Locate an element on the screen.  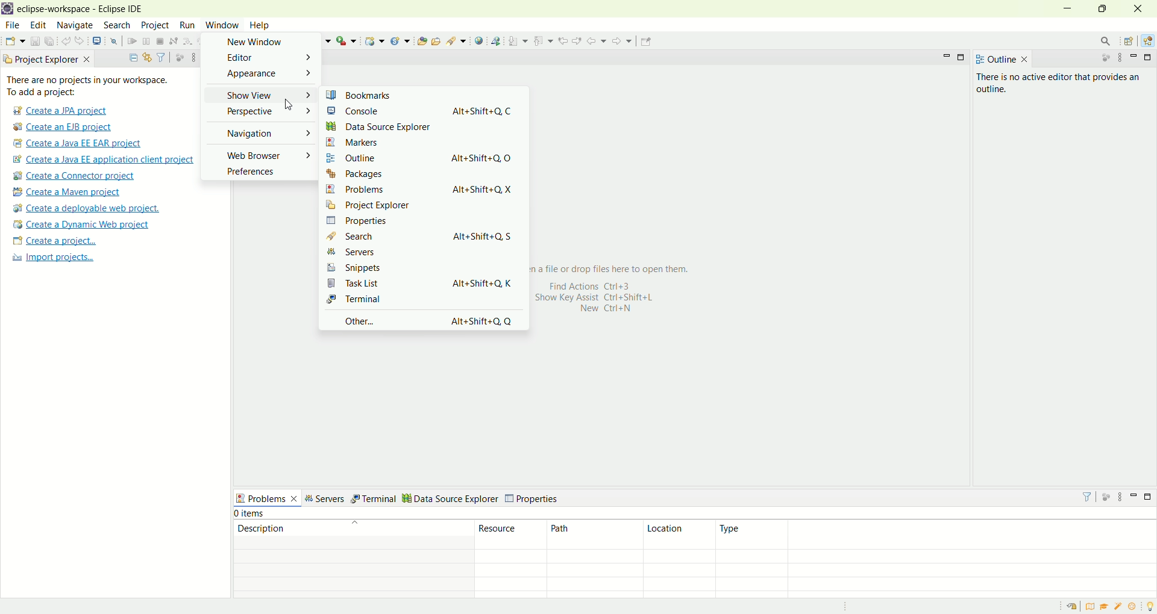
samples is located at coordinates (1118, 607).